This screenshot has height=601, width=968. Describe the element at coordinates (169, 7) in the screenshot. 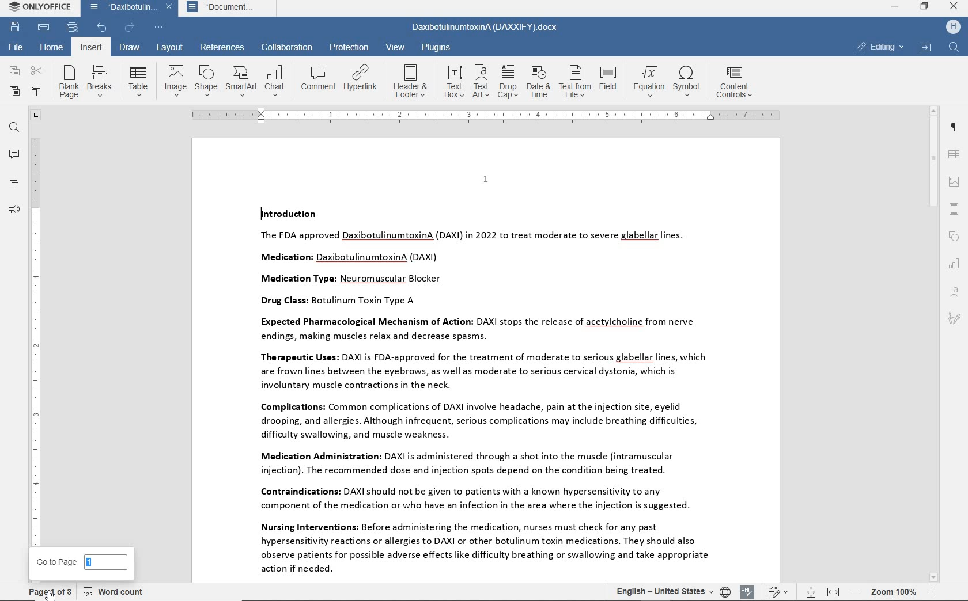

I see `close` at that location.